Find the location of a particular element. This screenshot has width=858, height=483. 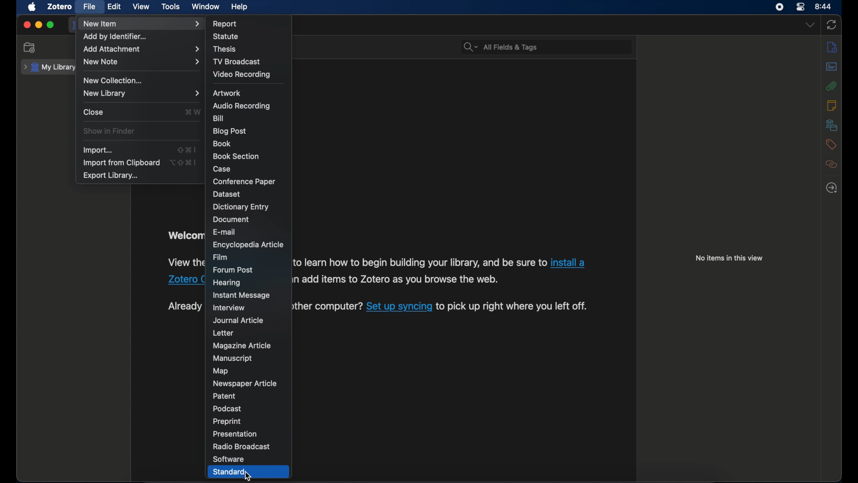

close is located at coordinates (26, 25).